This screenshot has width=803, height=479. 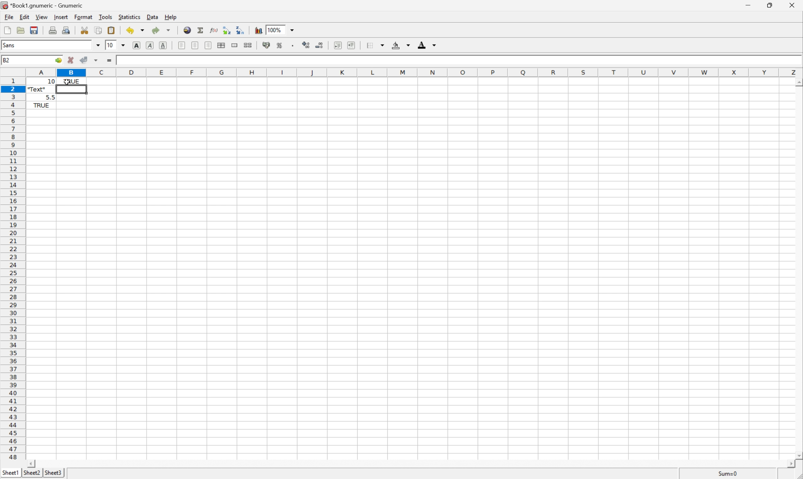 I want to click on Scroll Down, so click(x=798, y=83).